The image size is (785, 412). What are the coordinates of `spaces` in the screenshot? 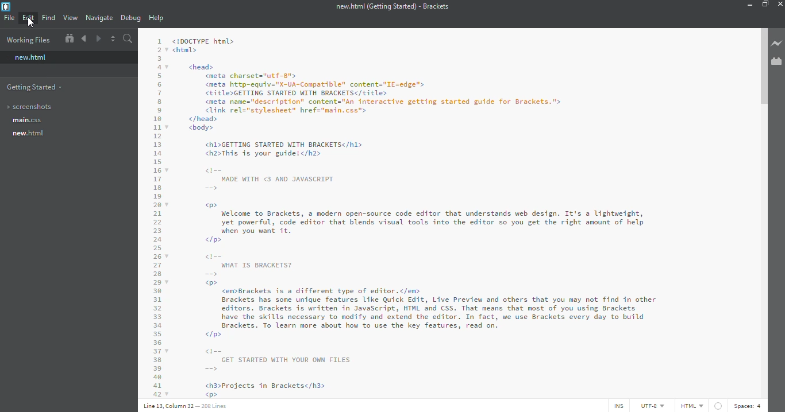 It's located at (749, 406).